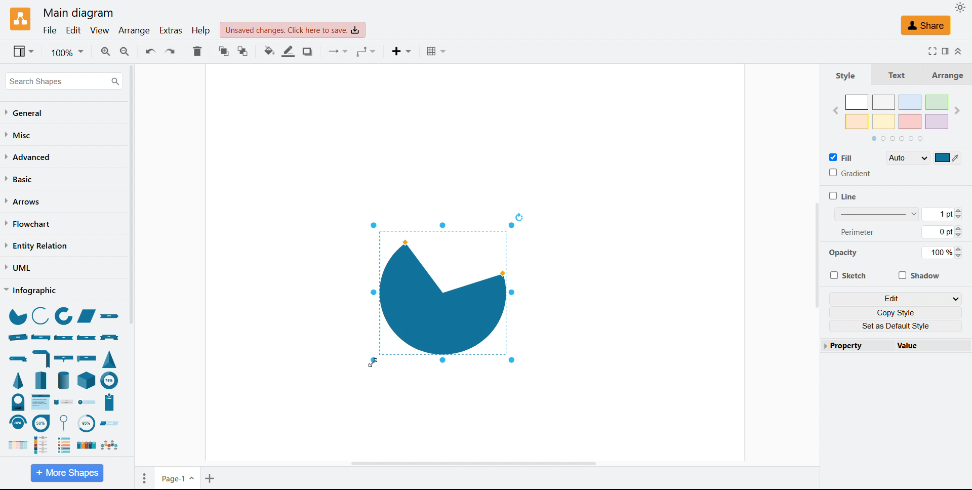 This screenshot has height=490, width=972. What do you see at coordinates (959, 52) in the screenshot?
I see `Collapse ` at bounding box center [959, 52].